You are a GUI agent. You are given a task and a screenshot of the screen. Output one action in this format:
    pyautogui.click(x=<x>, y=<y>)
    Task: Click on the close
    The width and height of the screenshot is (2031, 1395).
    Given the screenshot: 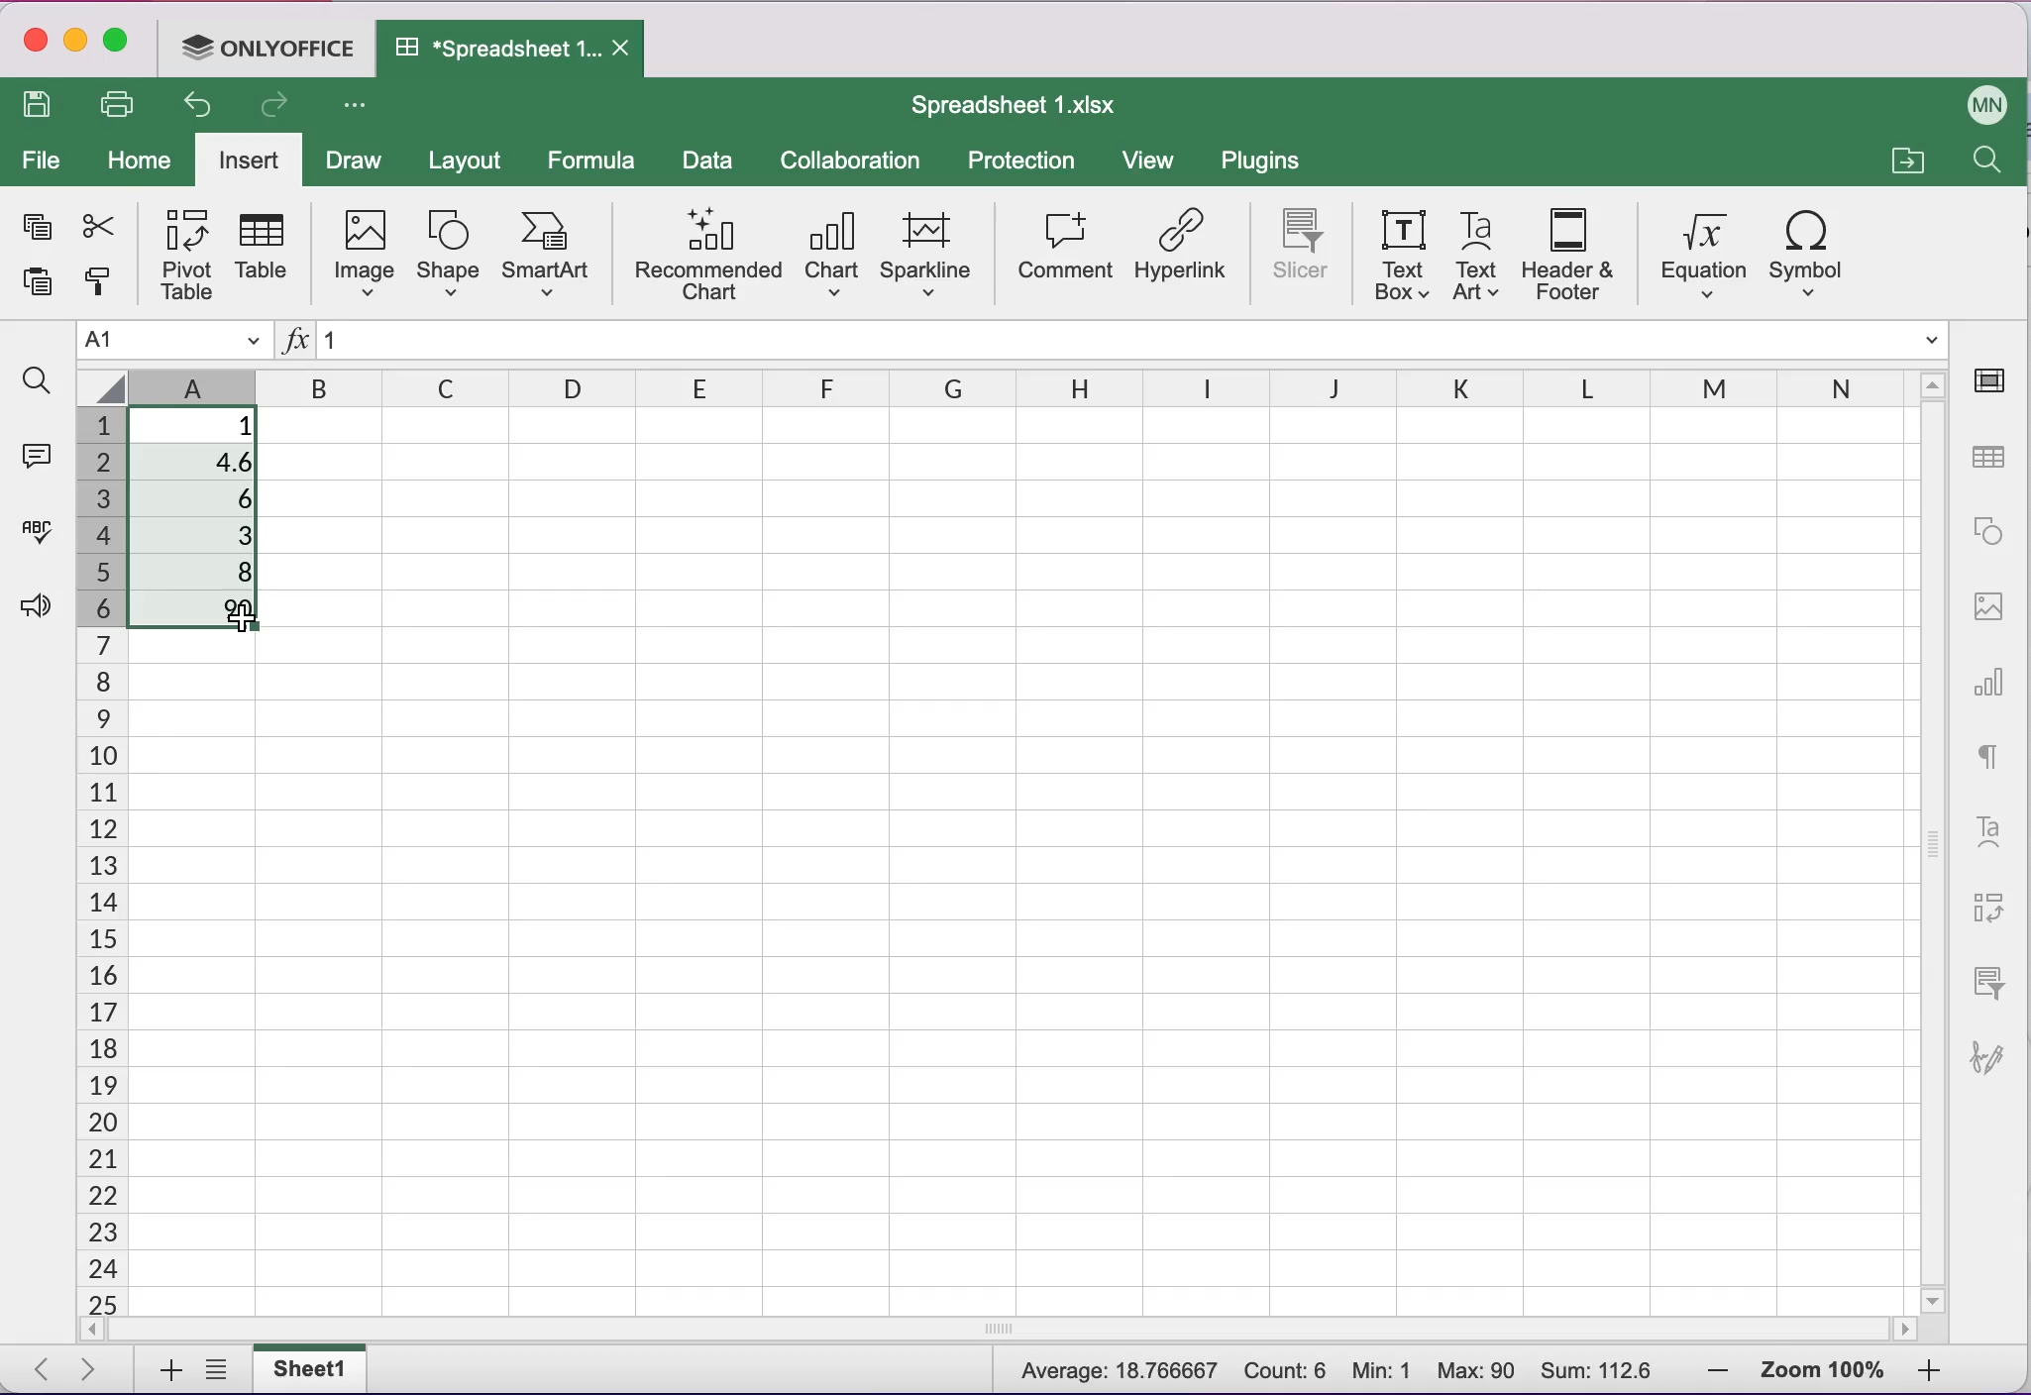 What is the action you would take?
    pyautogui.click(x=35, y=48)
    